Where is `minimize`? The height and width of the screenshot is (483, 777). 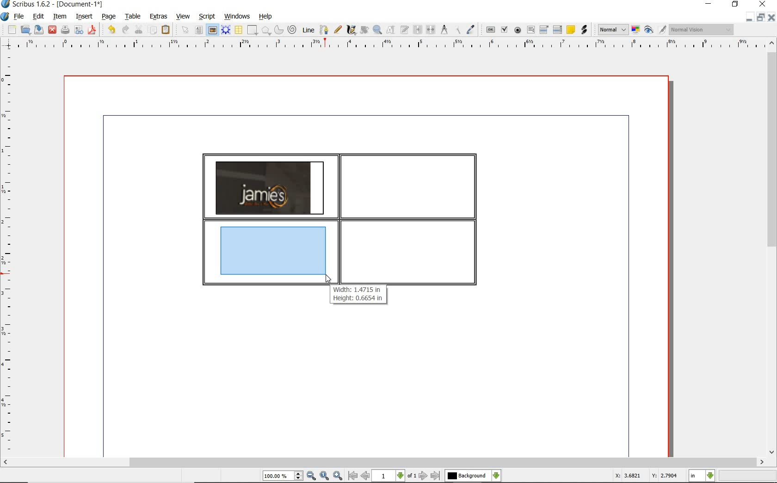 minimize is located at coordinates (748, 18).